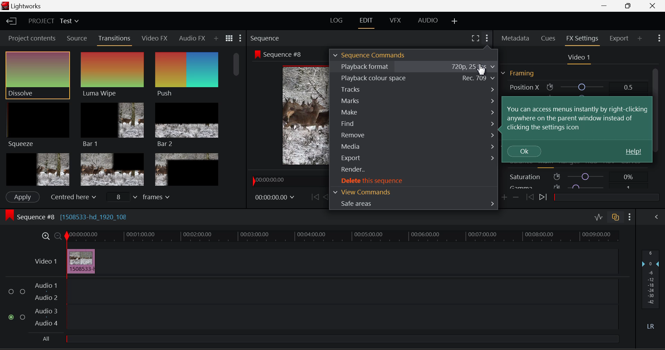 The height and width of the screenshot is (350, 665). I want to click on Remove, so click(414, 135).